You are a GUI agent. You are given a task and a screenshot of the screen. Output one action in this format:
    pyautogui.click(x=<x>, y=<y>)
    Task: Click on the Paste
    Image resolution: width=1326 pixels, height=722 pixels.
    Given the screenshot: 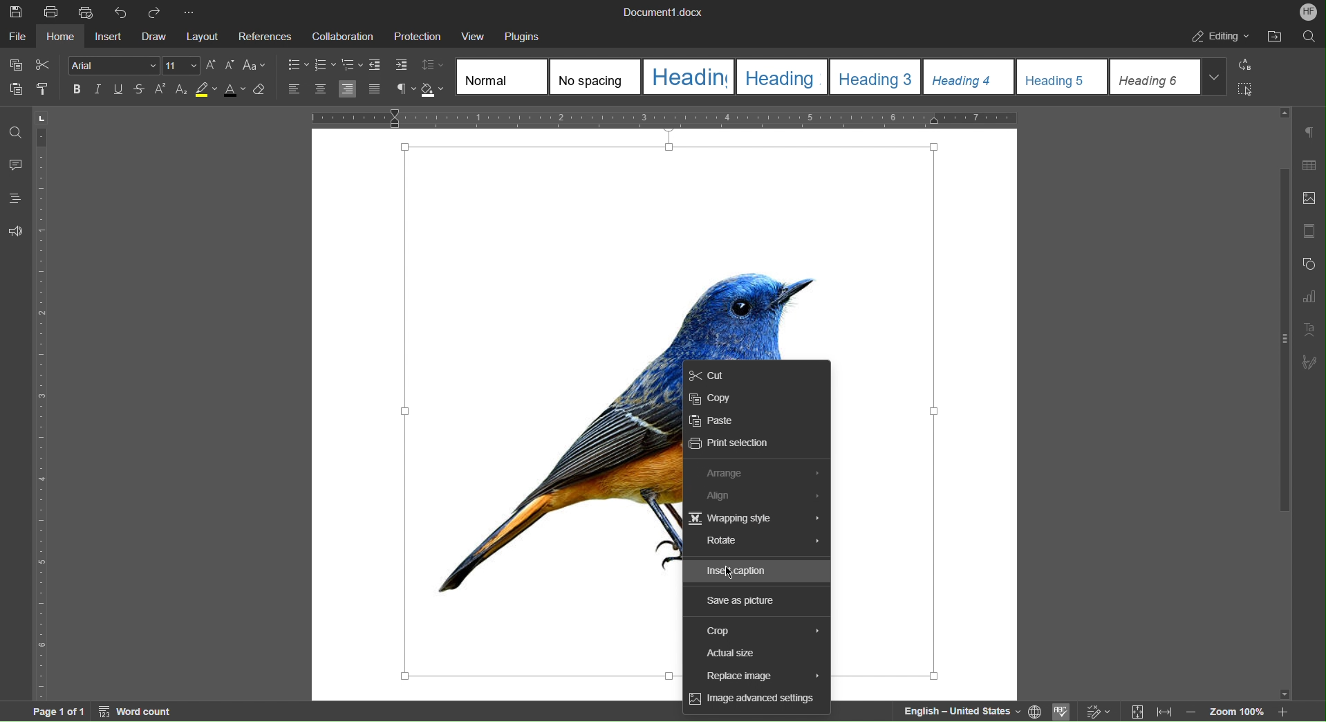 What is the action you would take?
    pyautogui.click(x=716, y=422)
    